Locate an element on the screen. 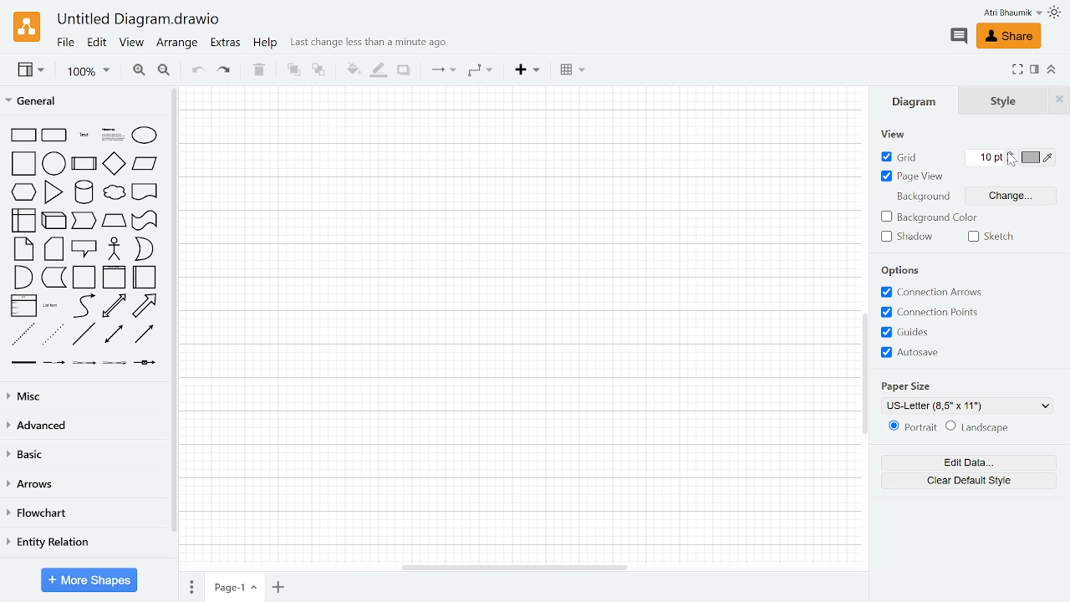 The image size is (1070, 602). Page view is located at coordinates (909, 178).